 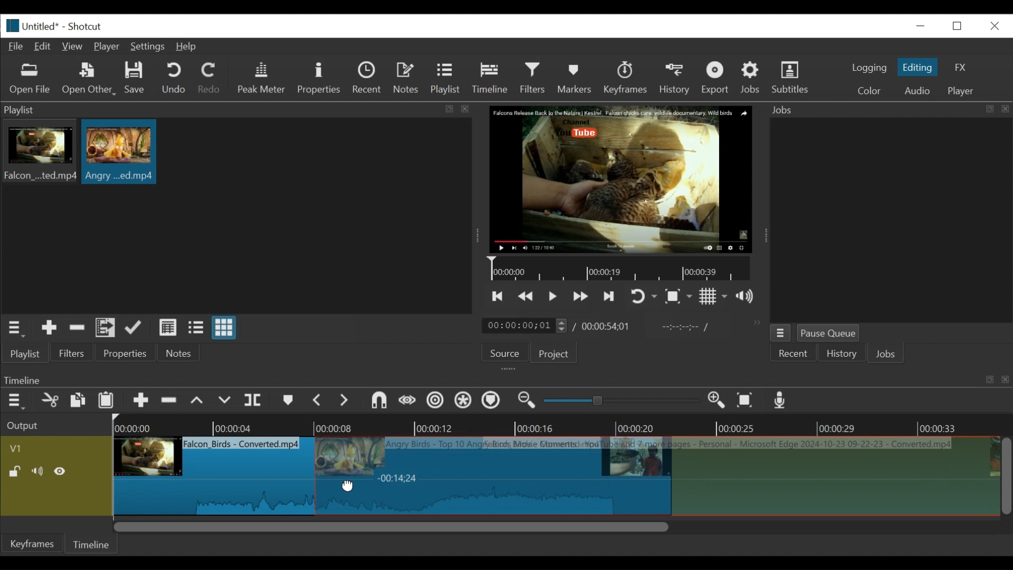 I want to click on playlist, so click(x=24, y=354).